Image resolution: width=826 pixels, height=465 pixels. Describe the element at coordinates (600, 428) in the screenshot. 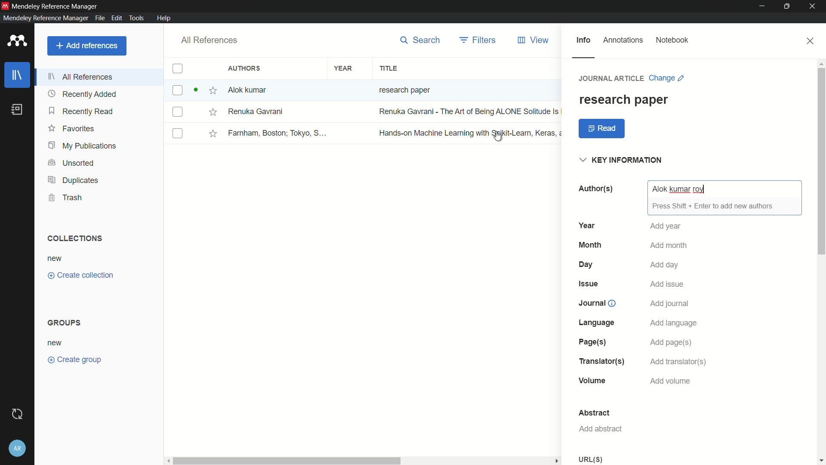

I see `add abstract` at that location.